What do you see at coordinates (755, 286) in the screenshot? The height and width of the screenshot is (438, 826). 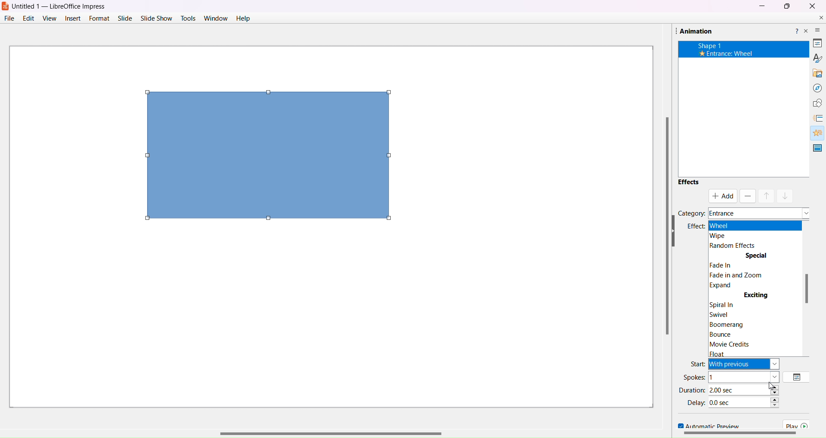 I see `te
Wipe
Random Effects
Special
Fade In
Fade in and Zoom
Expand
Exciting
Spiral In
Swivel
Boomerang
Bounce
Movie Credits
1` at bounding box center [755, 286].